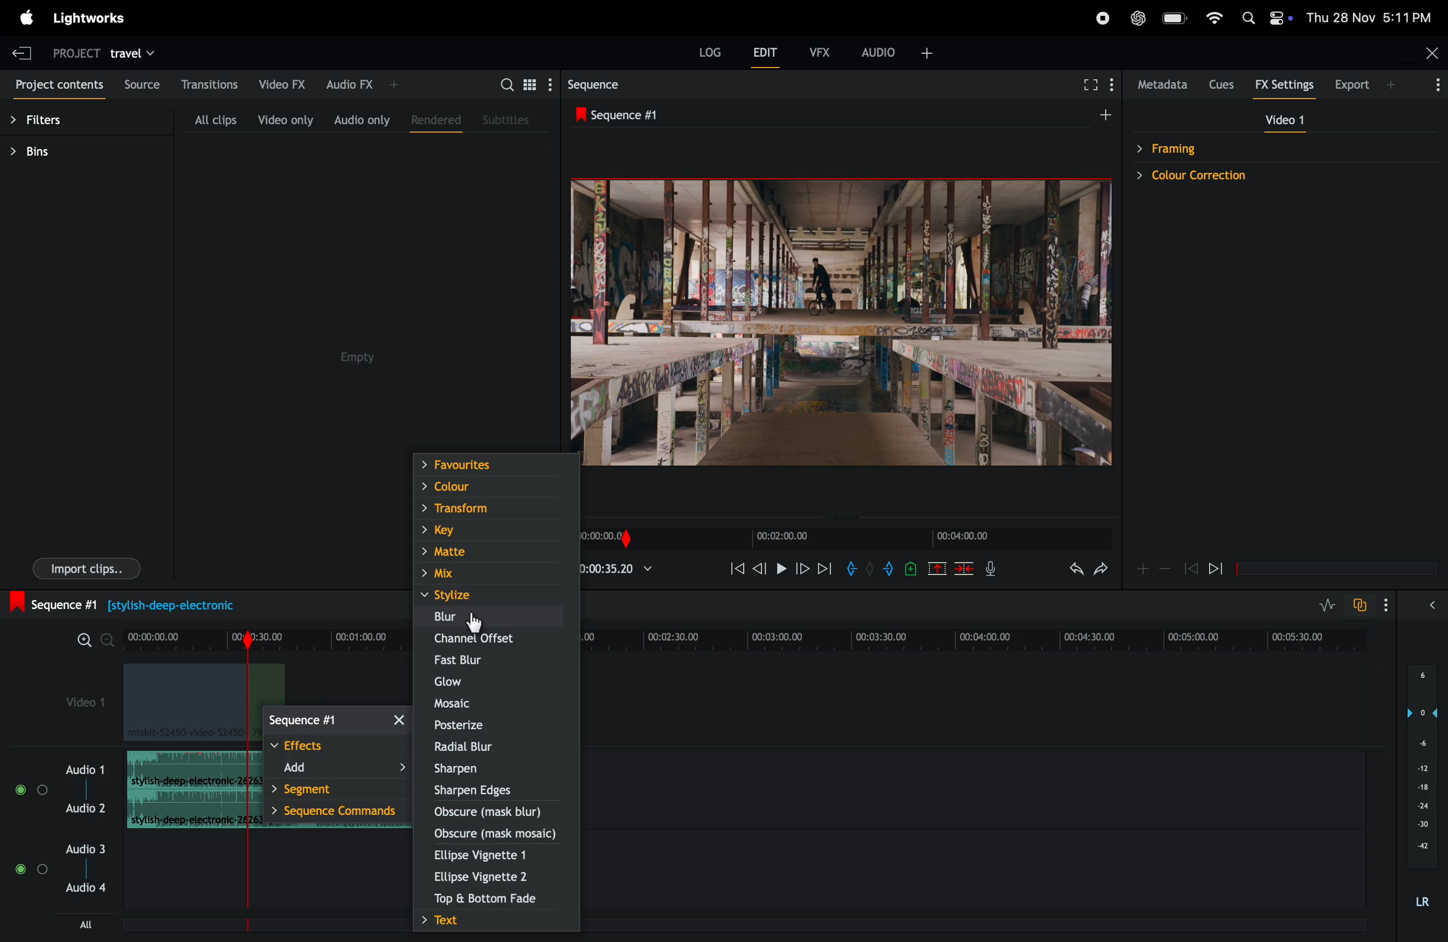 This screenshot has width=1448, height=942. What do you see at coordinates (214, 118) in the screenshot?
I see `all clips` at bounding box center [214, 118].